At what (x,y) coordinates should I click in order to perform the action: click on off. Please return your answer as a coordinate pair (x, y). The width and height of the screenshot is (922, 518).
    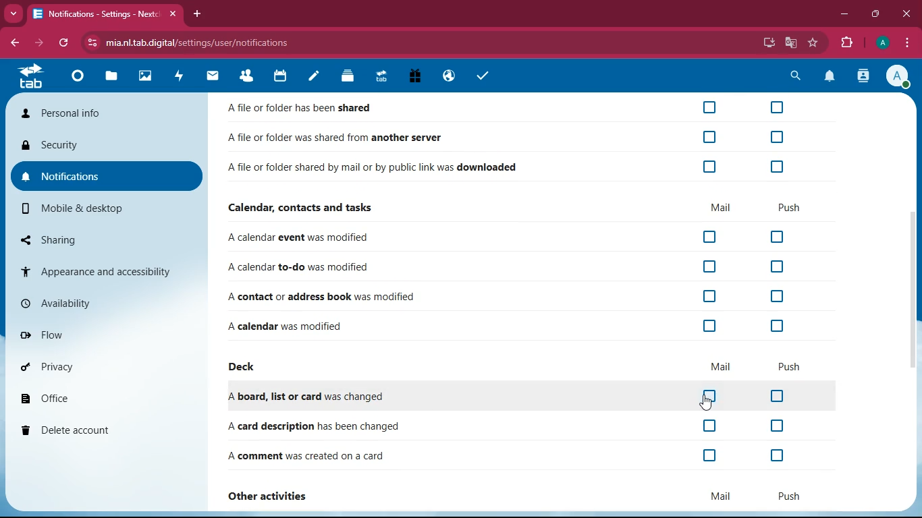
    Looking at the image, I should click on (711, 426).